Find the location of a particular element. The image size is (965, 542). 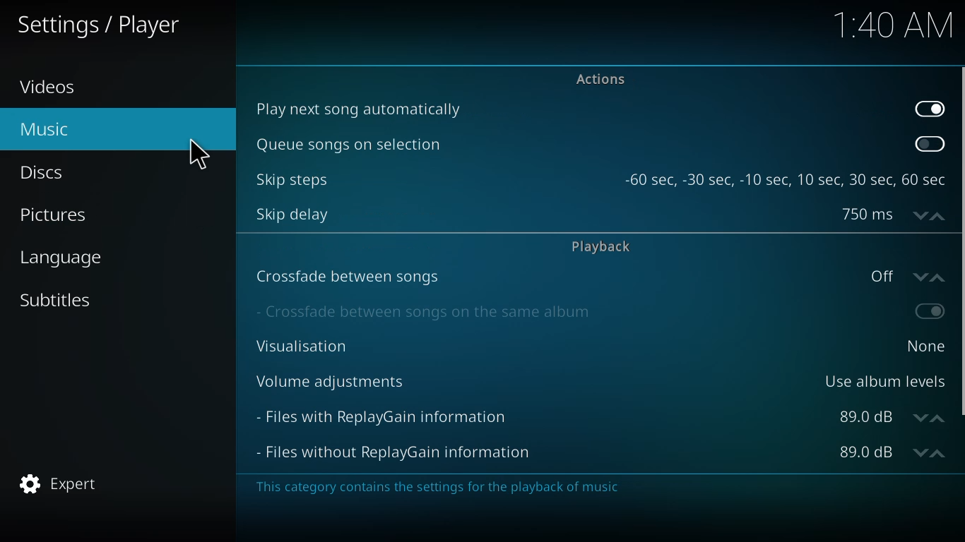

pictures is located at coordinates (56, 216).